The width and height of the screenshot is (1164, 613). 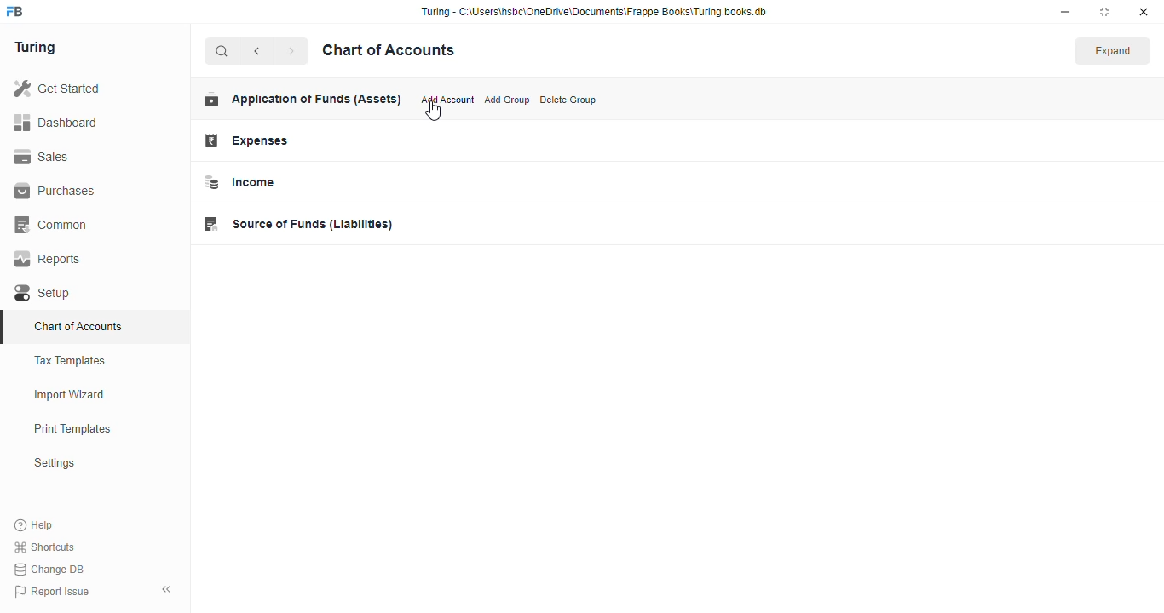 I want to click on application of funds (assets), so click(x=303, y=99).